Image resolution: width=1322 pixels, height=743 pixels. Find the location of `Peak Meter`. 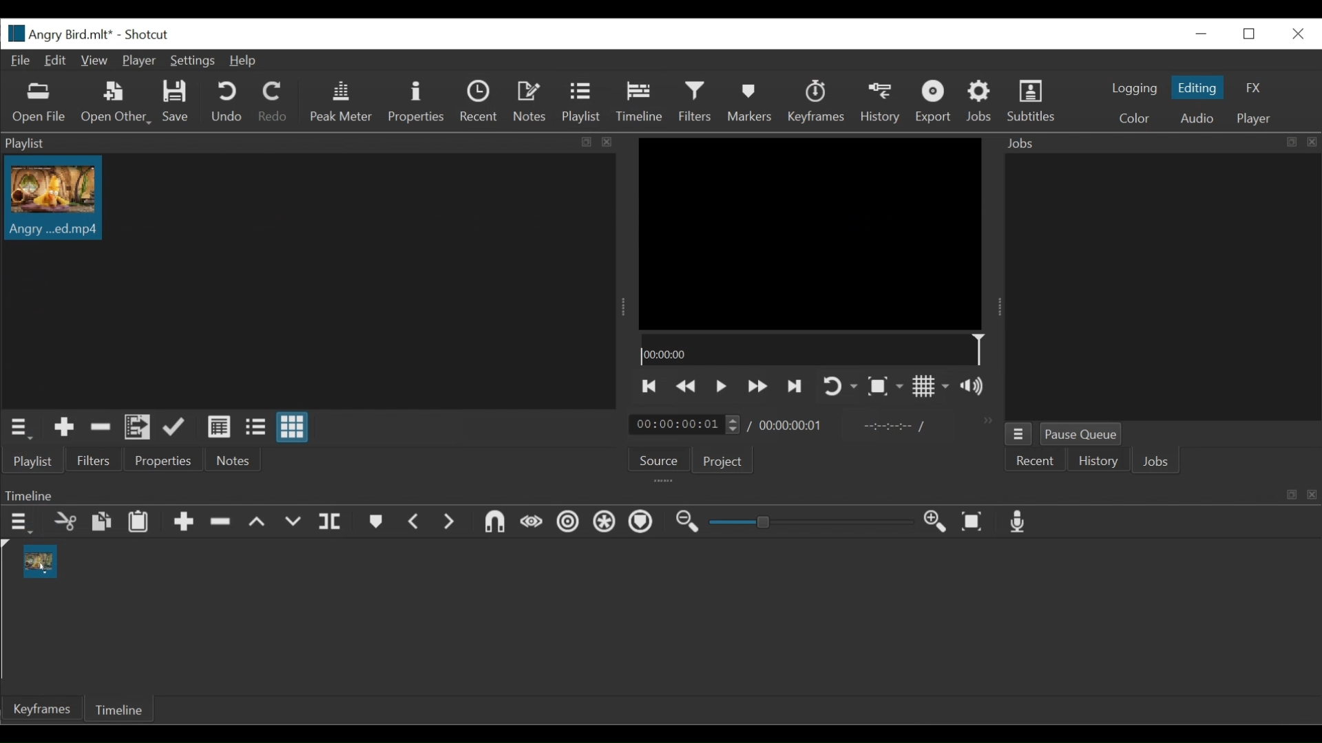

Peak Meter is located at coordinates (340, 101).